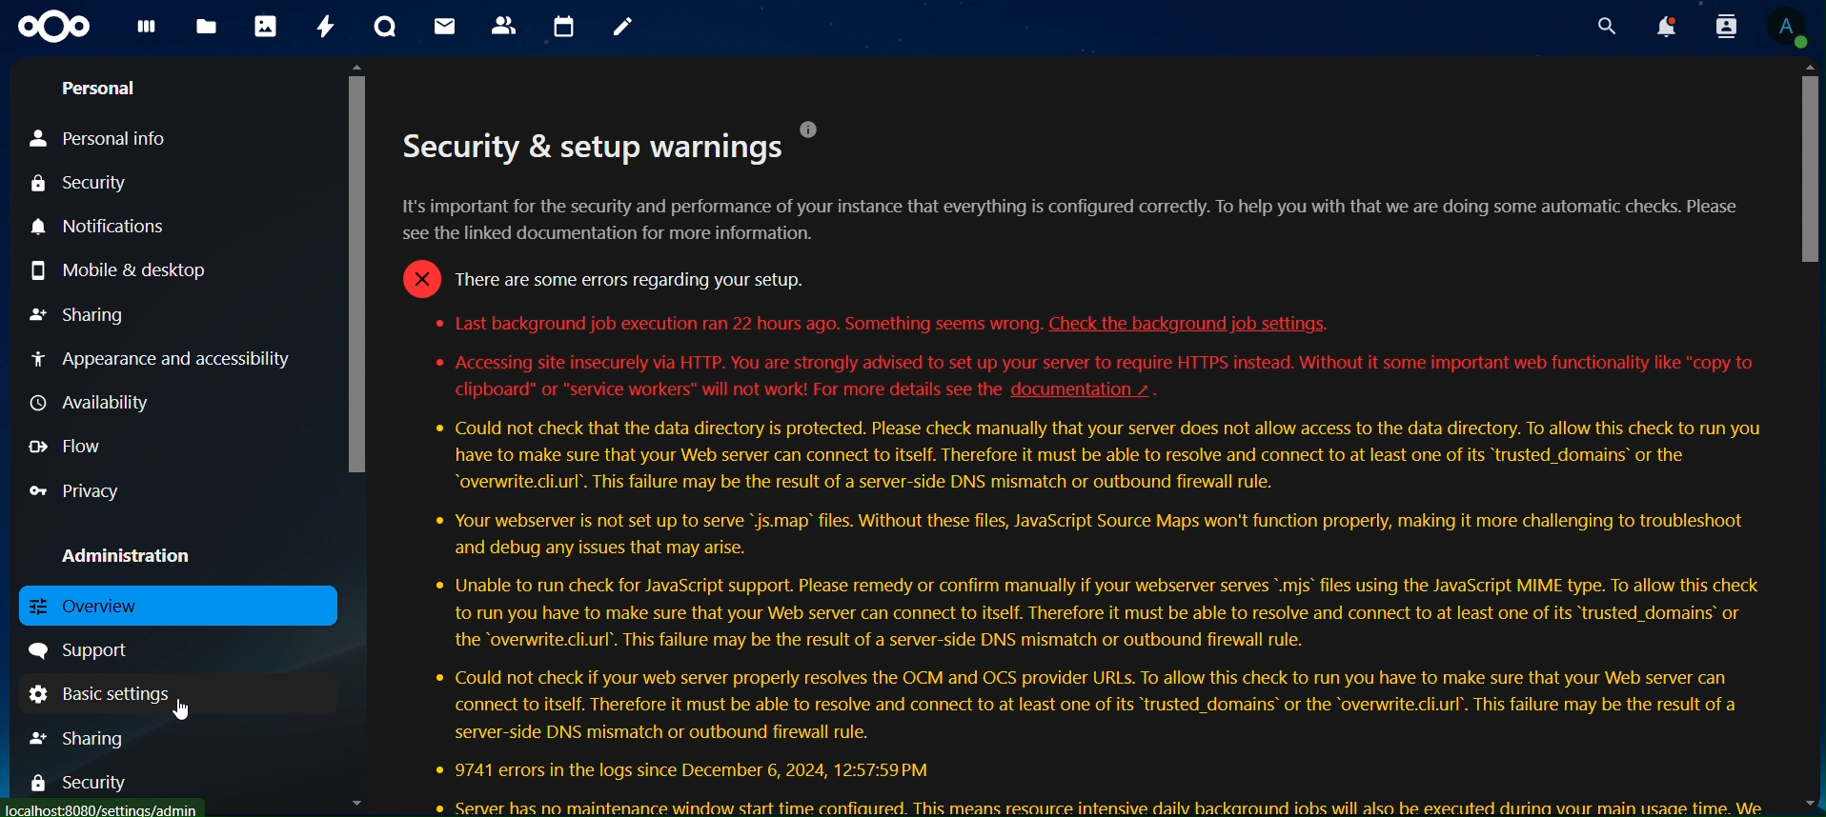 The height and width of the screenshot is (817, 1826). I want to click on dashboard, so click(147, 31).